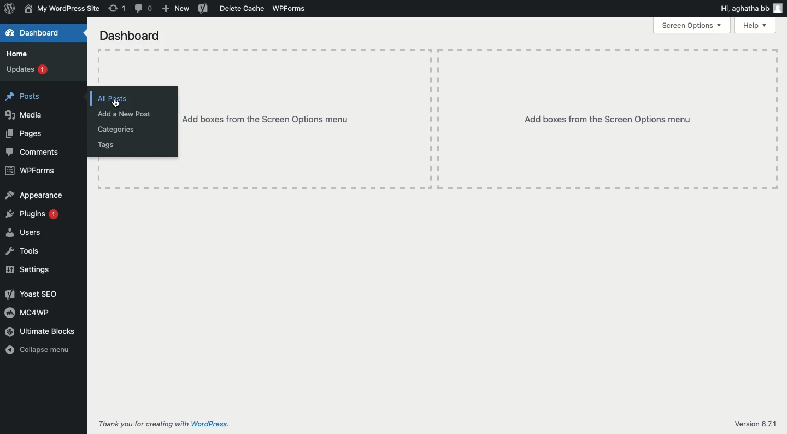  I want to click on Dashboard, so click(38, 33).